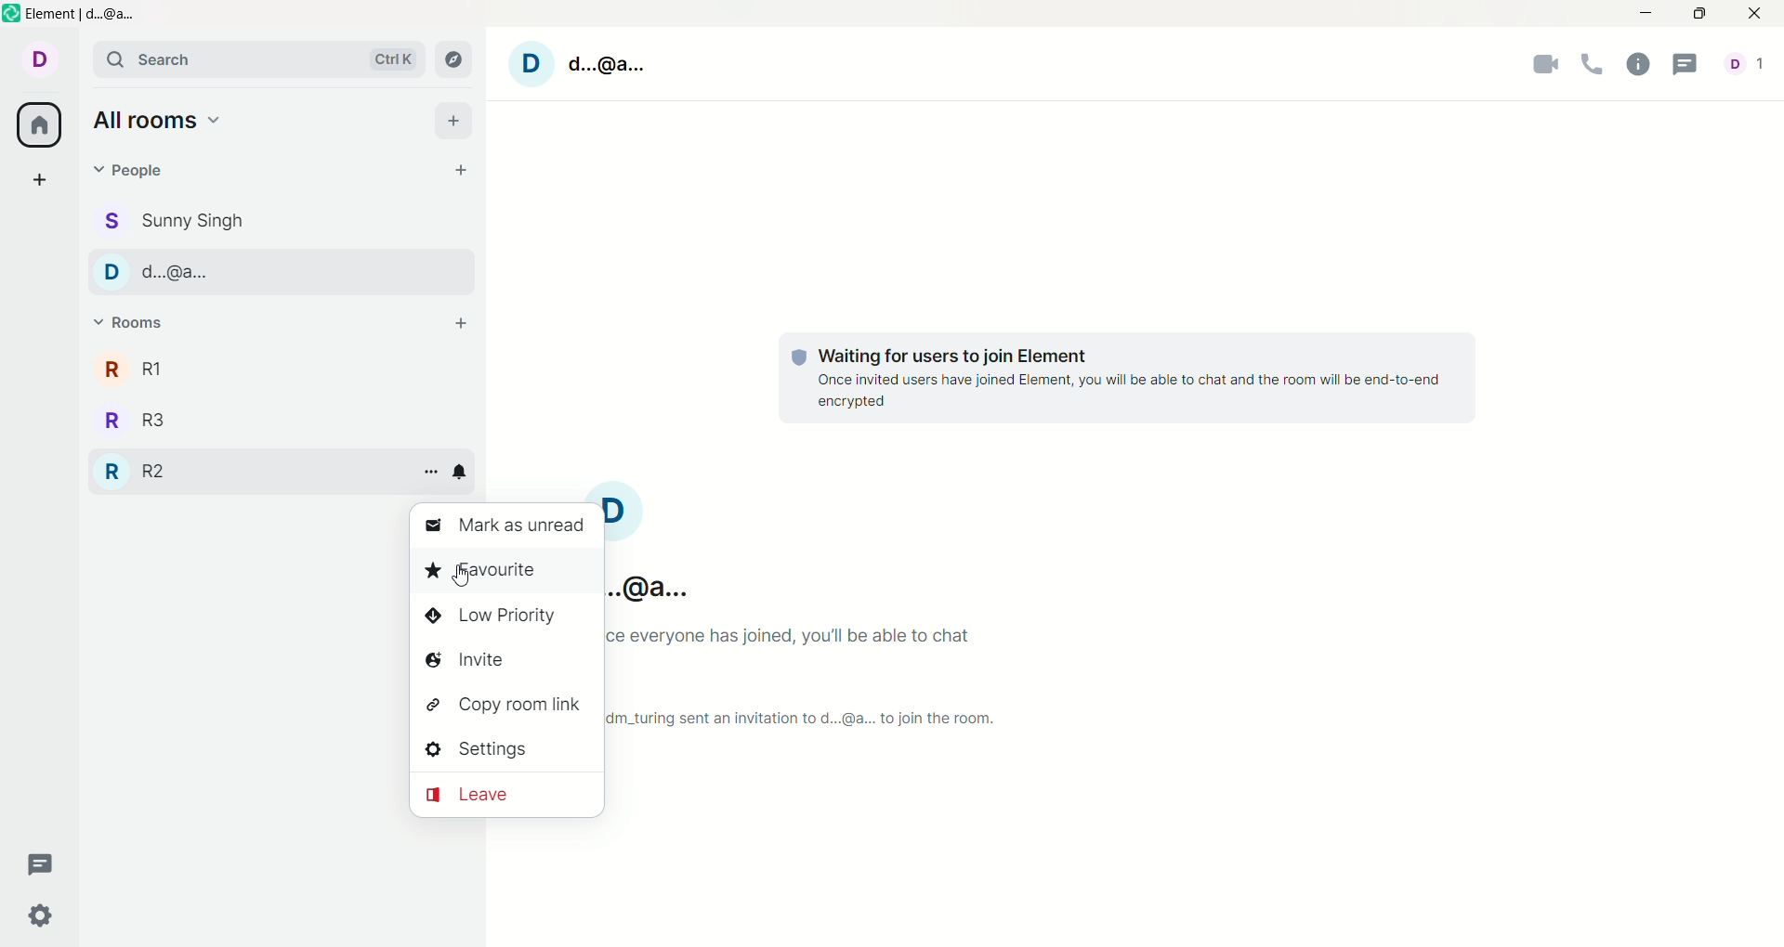 This screenshot has width=1784, height=947. What do you see at coordinates (1594, 66) in the screenshot?
I see `voice call` at bounding box center [1594, 66].